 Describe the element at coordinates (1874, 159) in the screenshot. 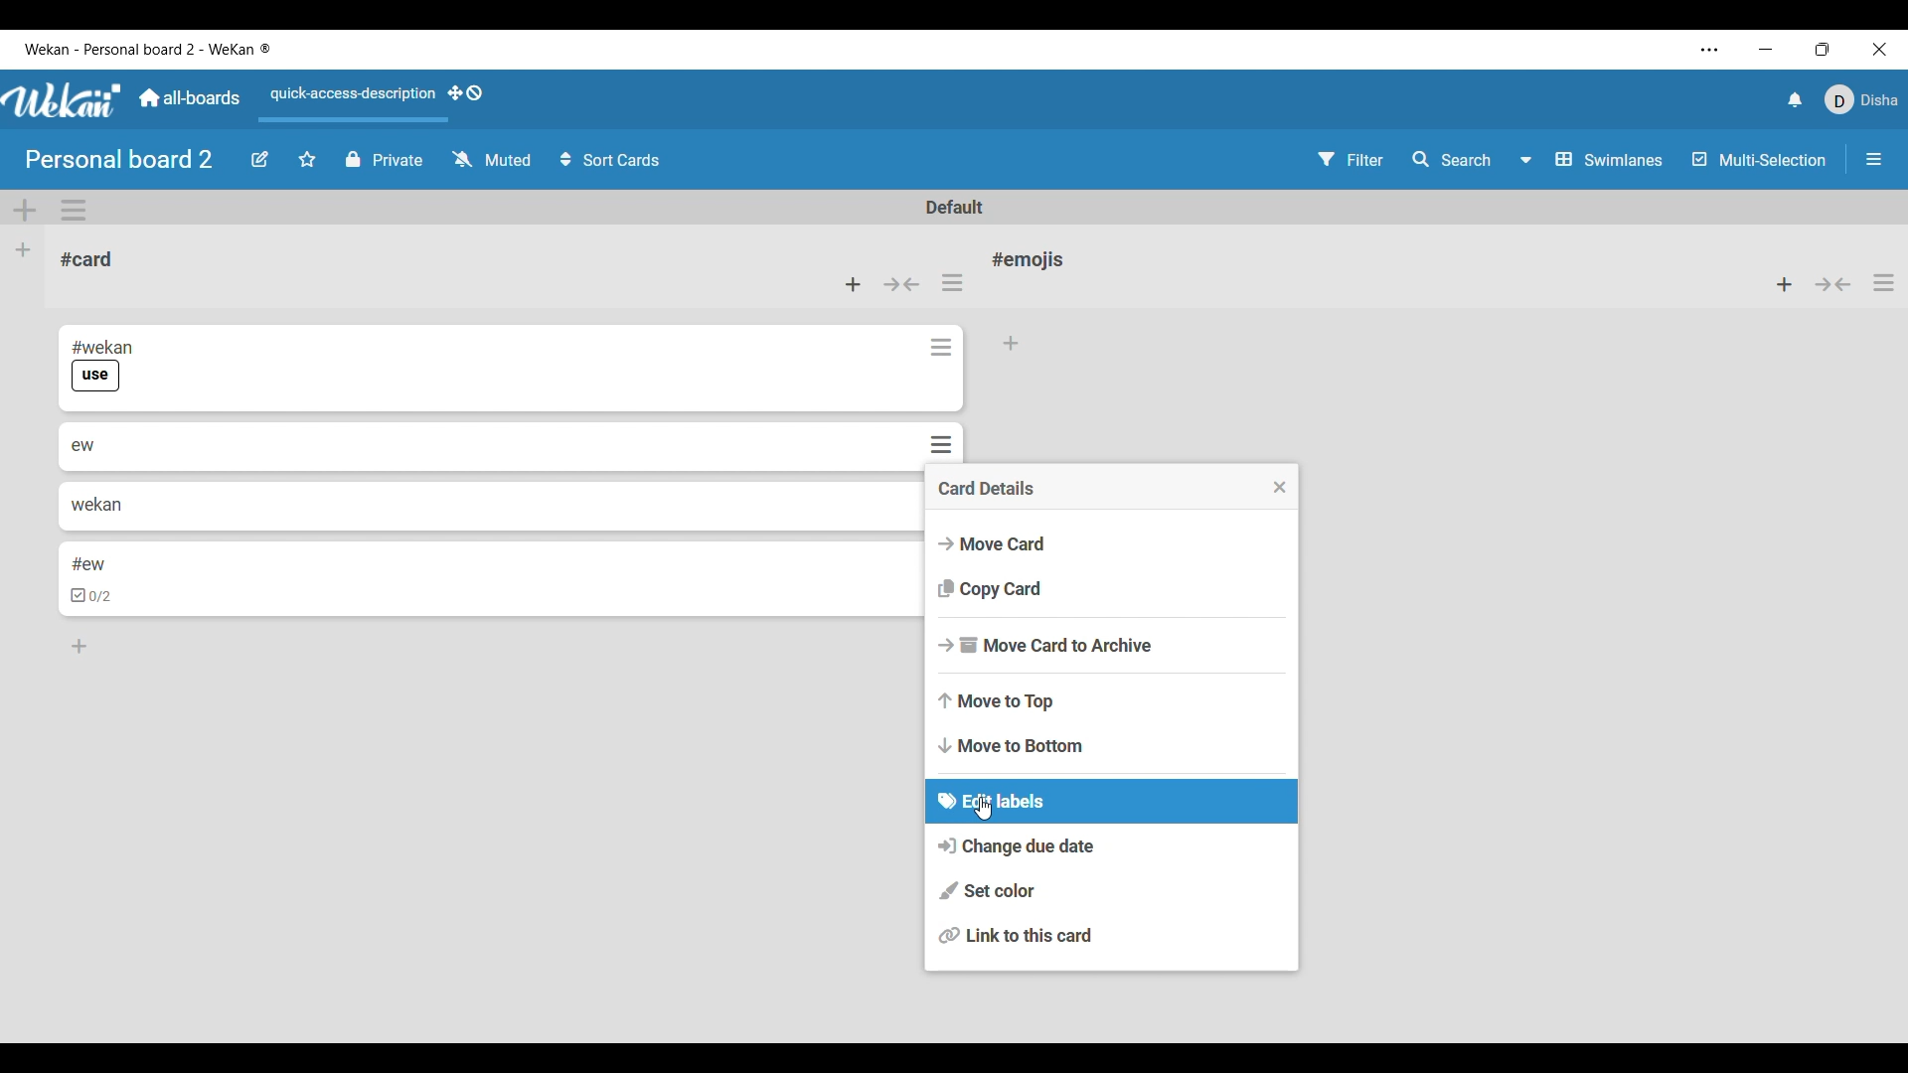

I see `Open/Close sidebar` at that location.